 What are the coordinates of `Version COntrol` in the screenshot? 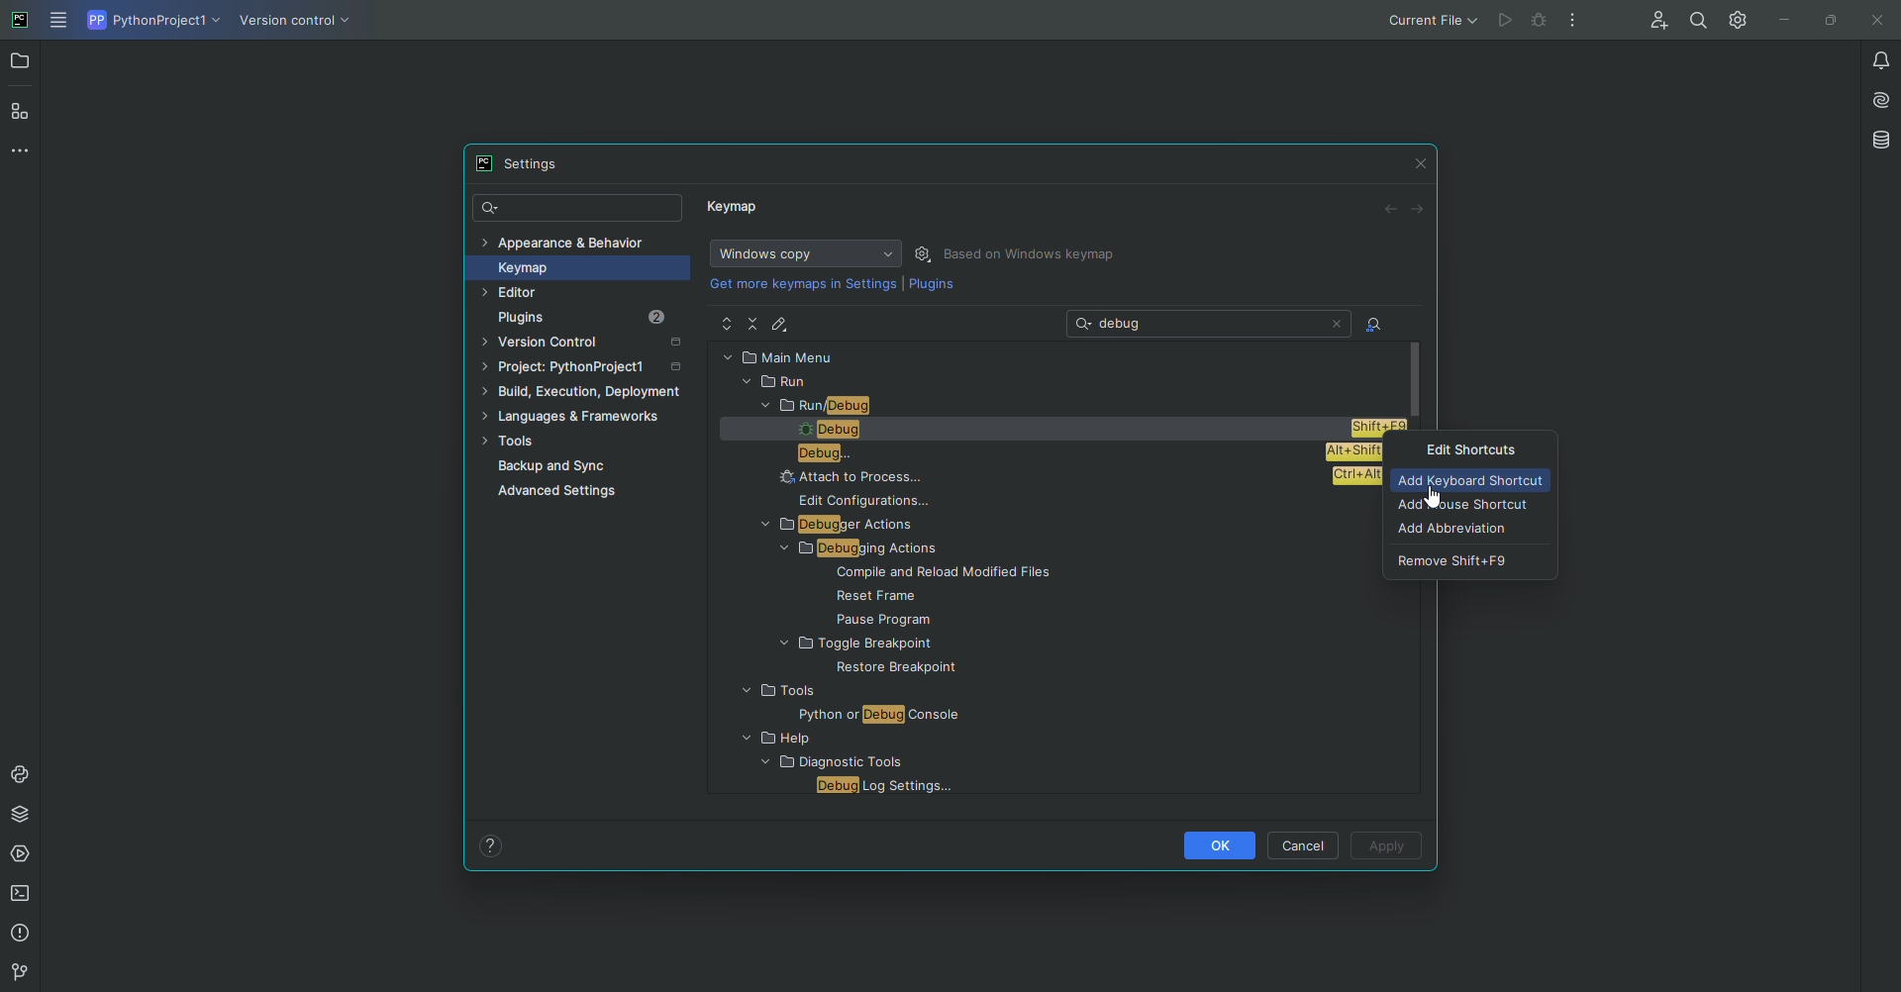 It's located at (299, 24).